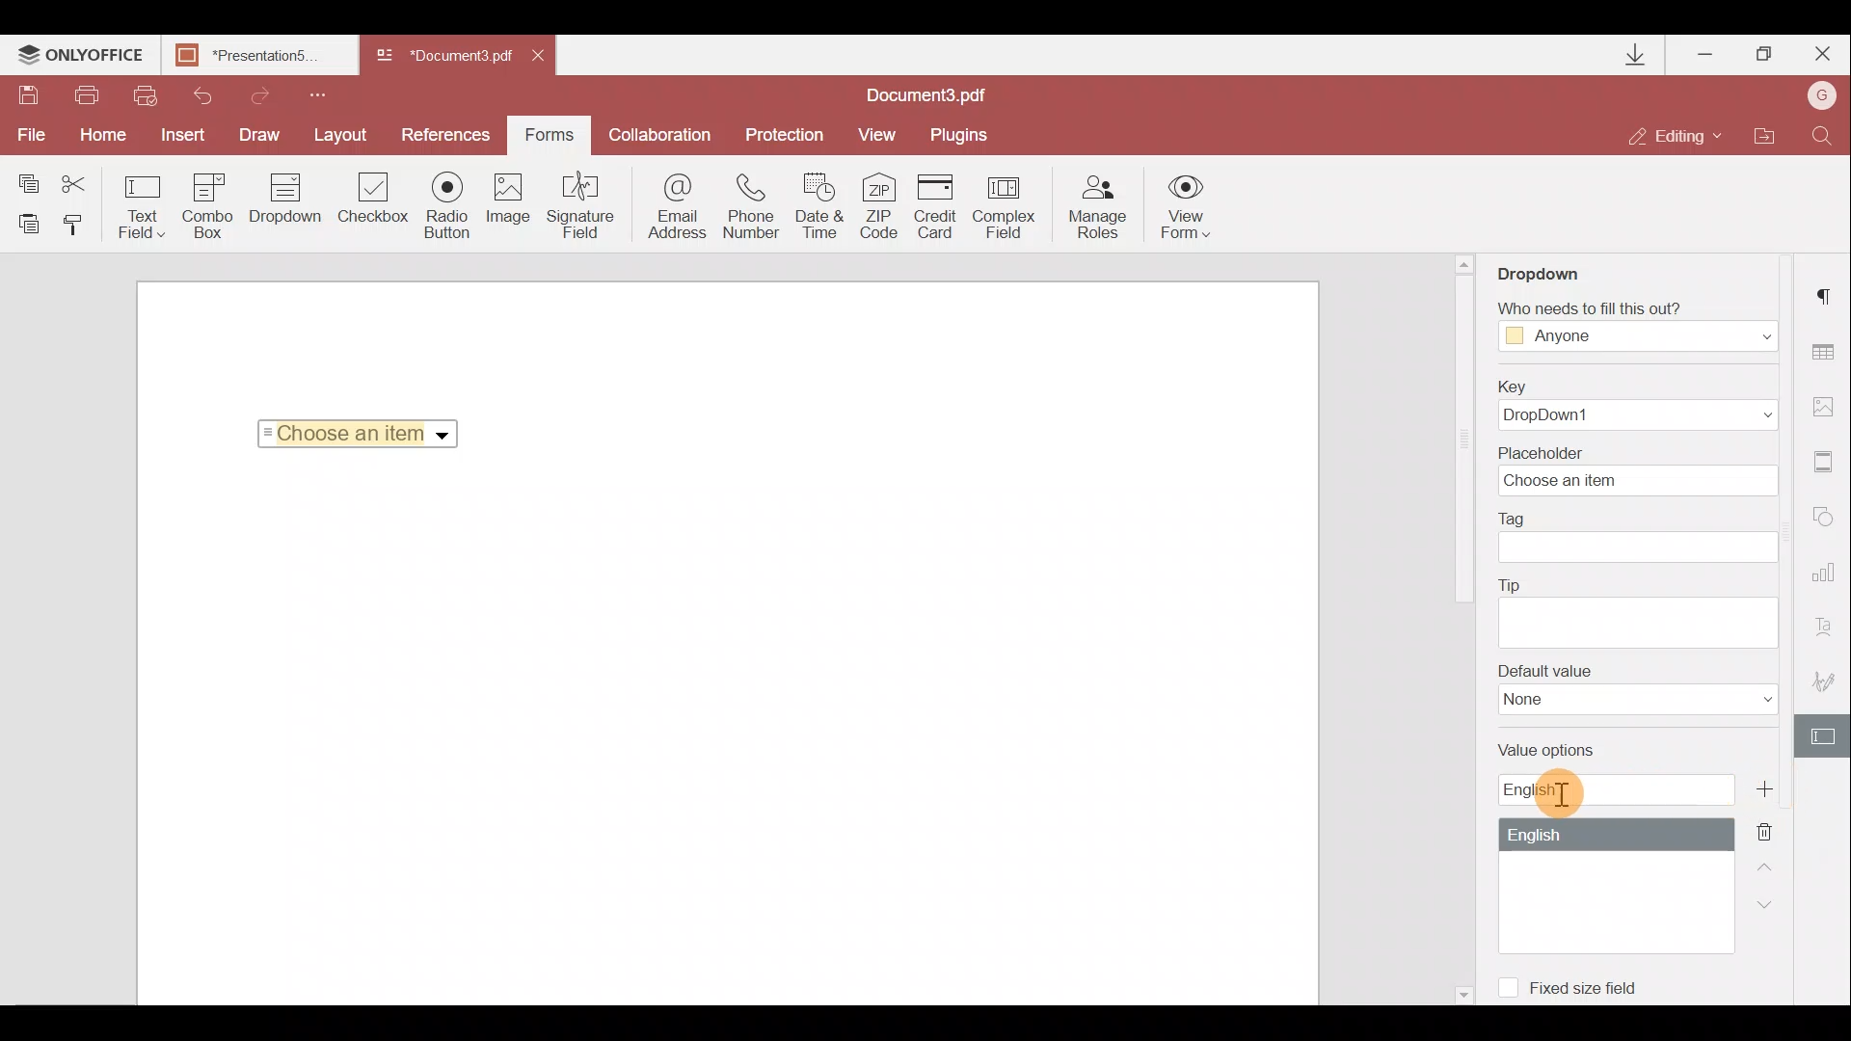  Describe the element at coordinates (1707, 50) in the screenshot. I see `Minimize` at that location.